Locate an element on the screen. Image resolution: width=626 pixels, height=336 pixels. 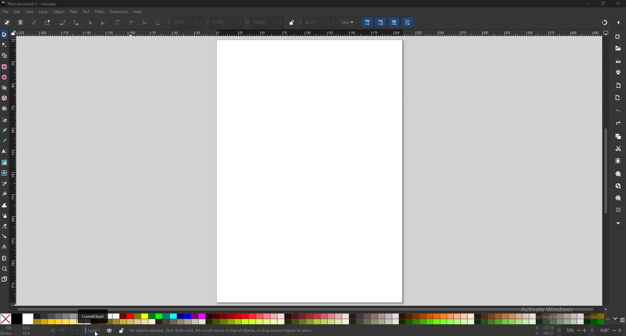
zoom selection is located at coordinates (619, 174).